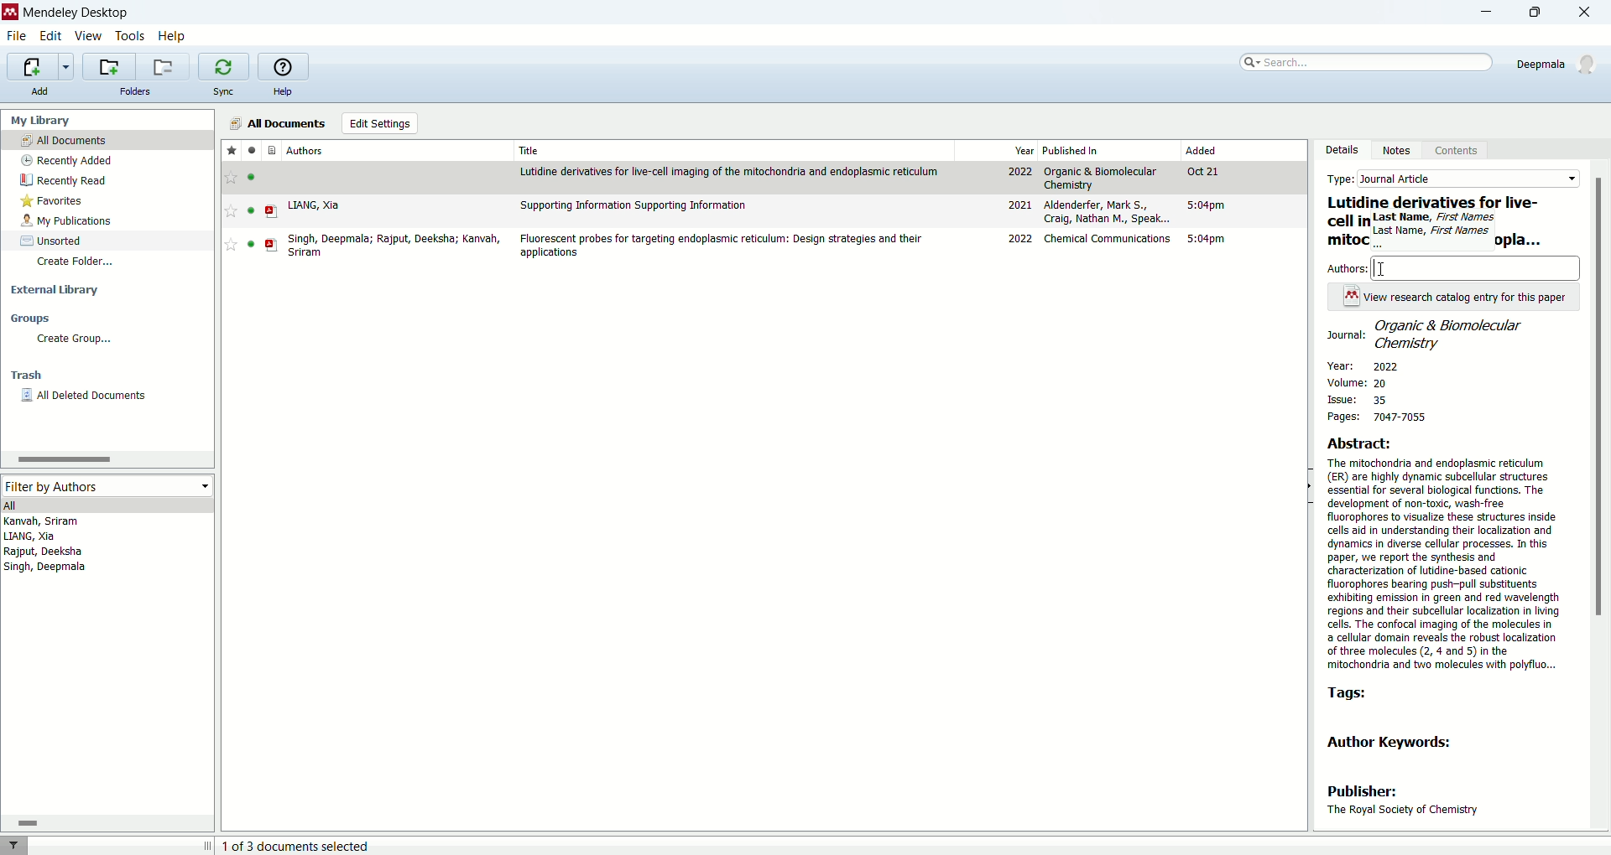 The height and width of the screenshot is (855, 1611). Describe the element at coordinates (50, 37) in the screenshot. I see `edit` at that location.